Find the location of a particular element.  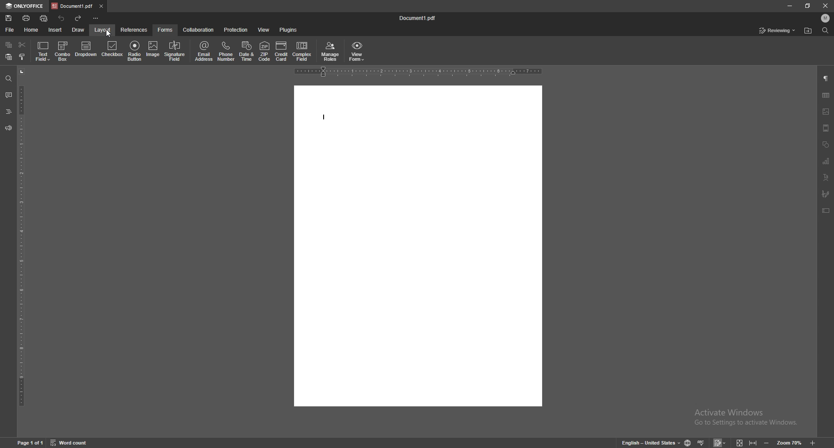

resize is located at coordinates (808, 6).